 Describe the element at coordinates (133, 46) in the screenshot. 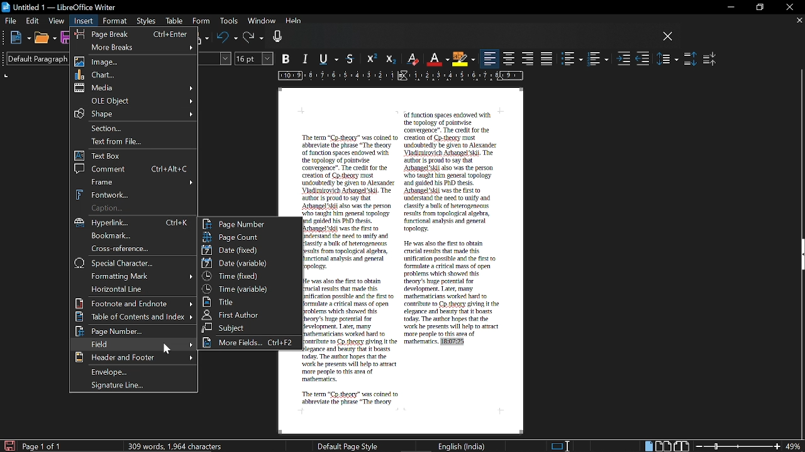

I see `More breaks` at that location.